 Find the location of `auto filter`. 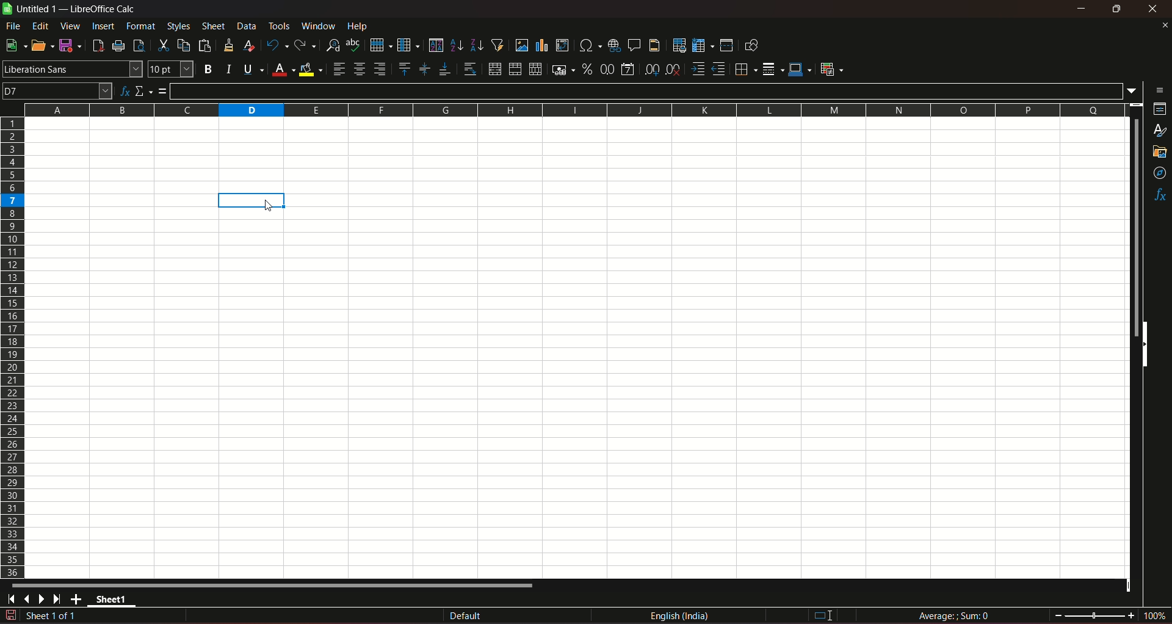

auto filter is located at coordinates (497, 44).